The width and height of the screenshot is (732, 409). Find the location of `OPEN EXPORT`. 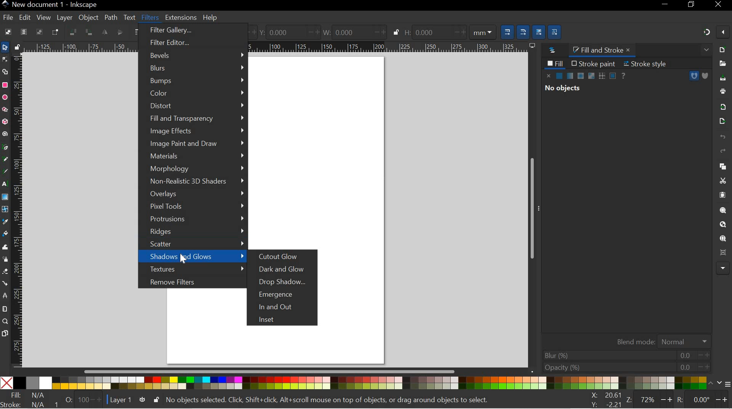

OPEN EXPORT is located at coordinates (721, 121).